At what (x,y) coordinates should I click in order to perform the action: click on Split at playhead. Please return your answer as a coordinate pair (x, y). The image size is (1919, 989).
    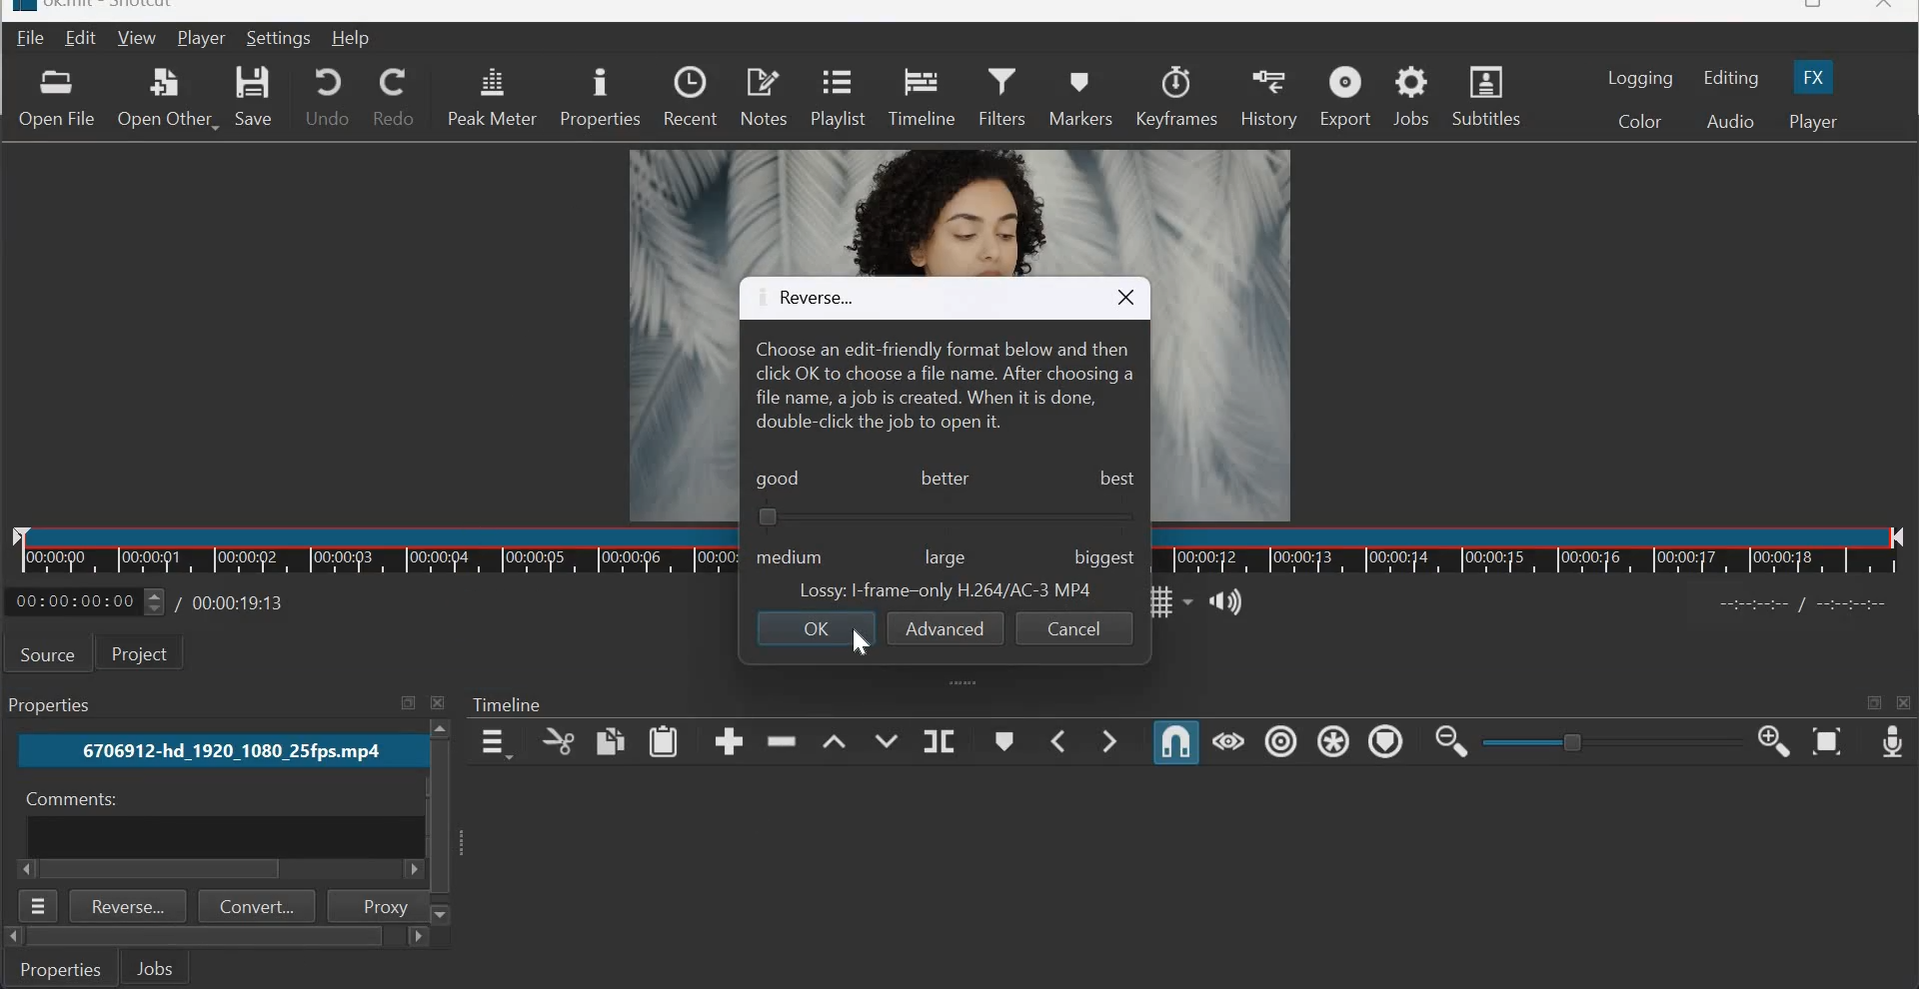
    Looking at the image, I should click on (939, 739).